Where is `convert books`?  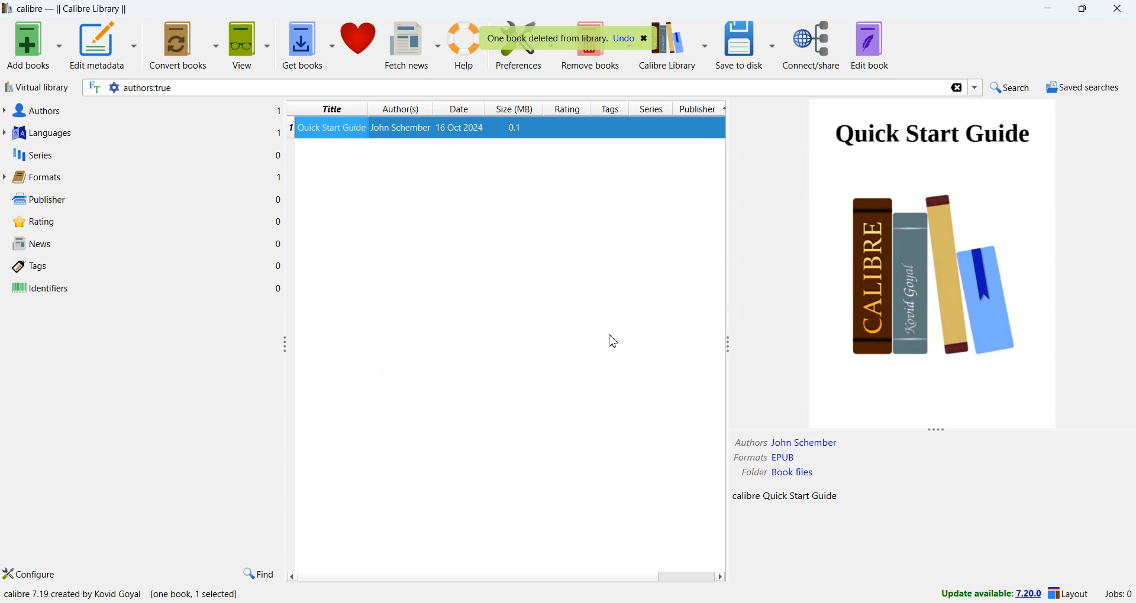
convert books is located at coordinates (185, 44).